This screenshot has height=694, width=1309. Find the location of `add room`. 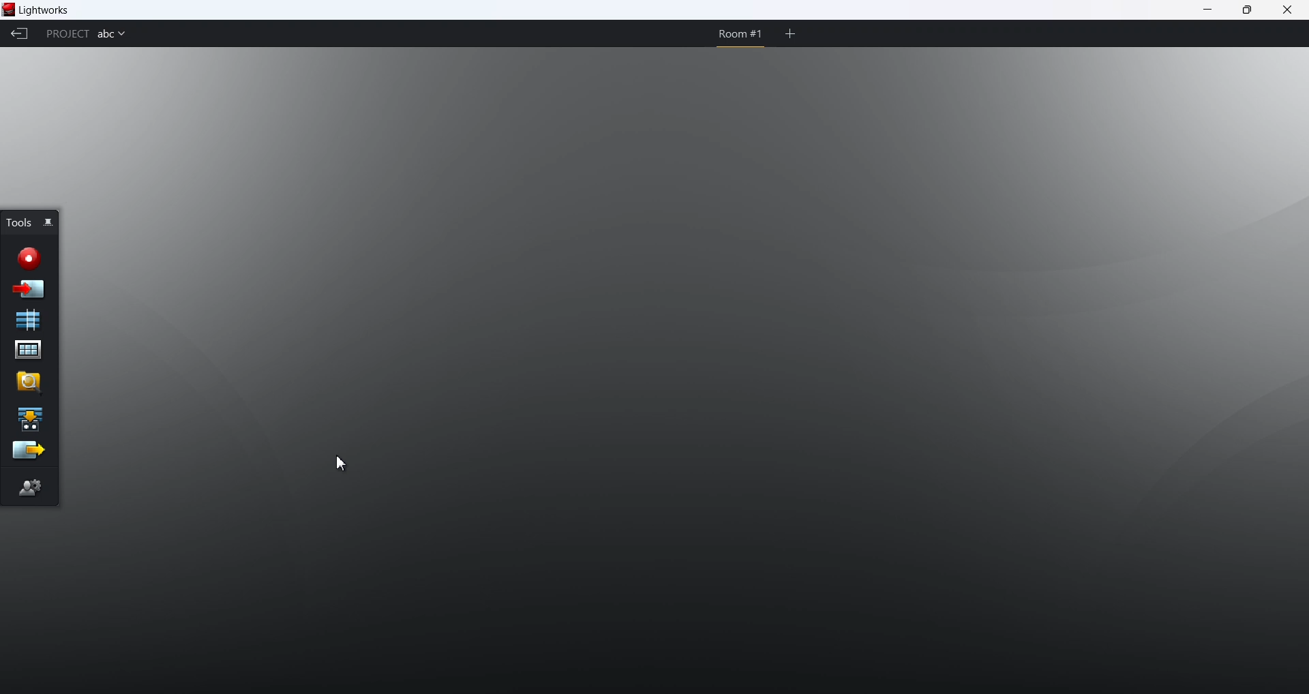

add room is located at coordinates (790, 33).